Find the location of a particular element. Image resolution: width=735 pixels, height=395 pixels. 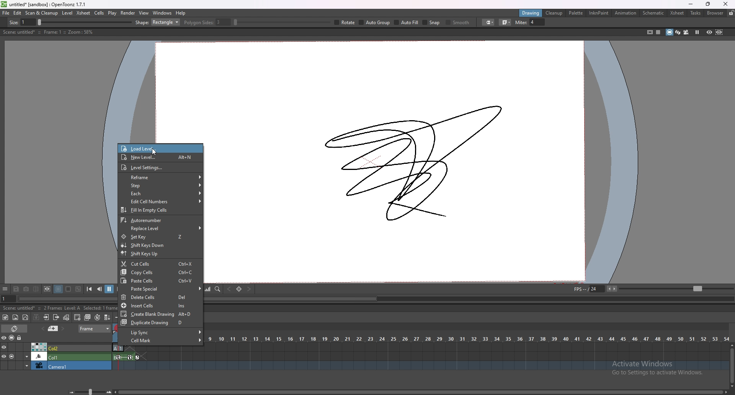

shape is located at coordinates (312, 22).